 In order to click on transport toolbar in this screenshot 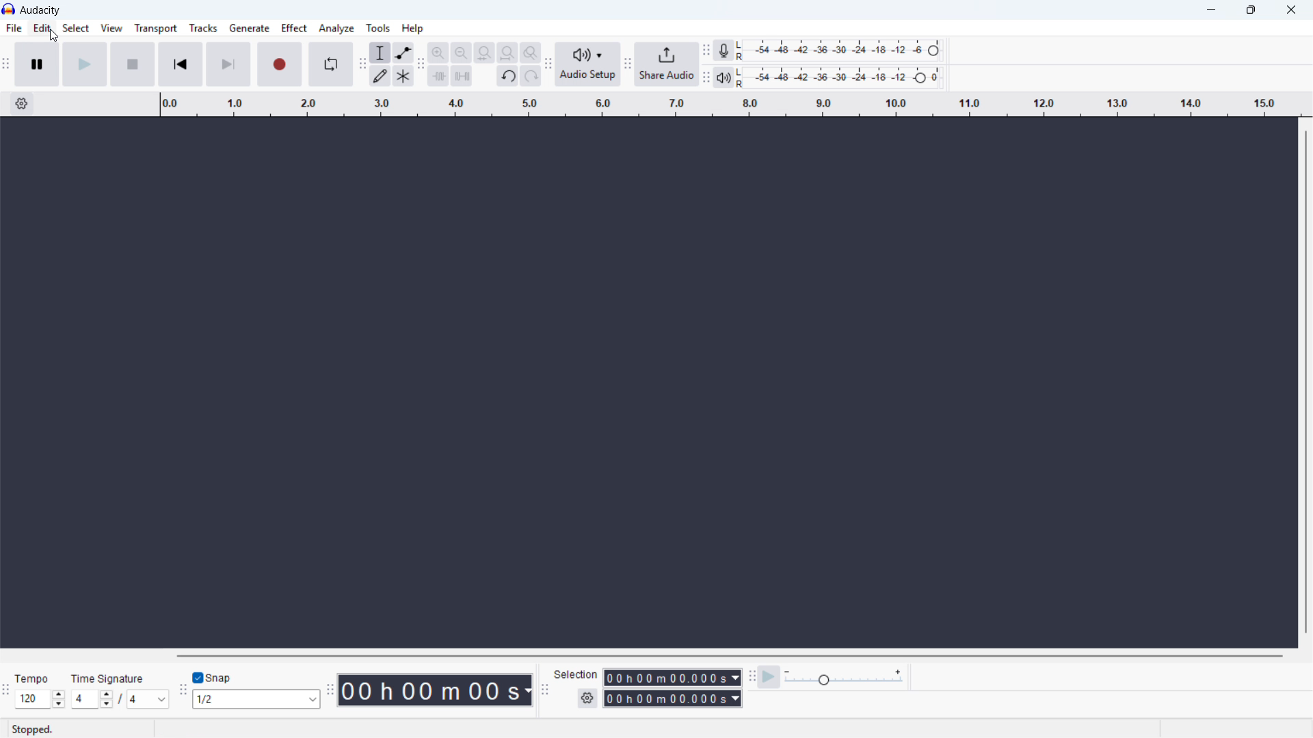, I will do `click(5, 66)`.